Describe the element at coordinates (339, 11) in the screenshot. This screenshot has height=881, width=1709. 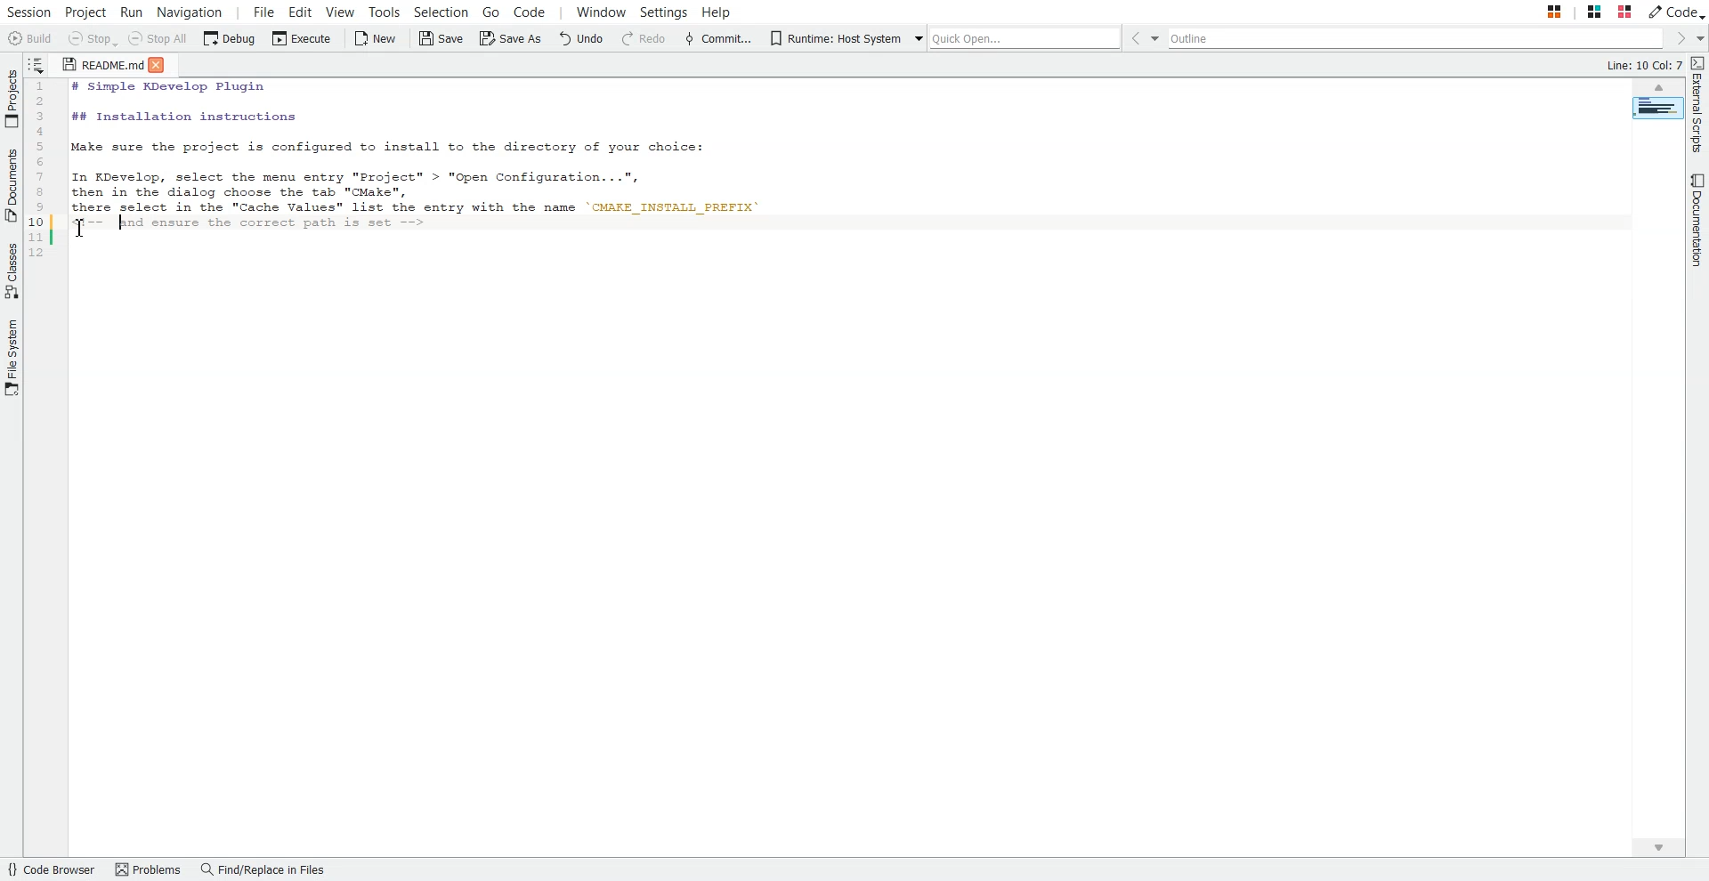
I see `View` at that location.